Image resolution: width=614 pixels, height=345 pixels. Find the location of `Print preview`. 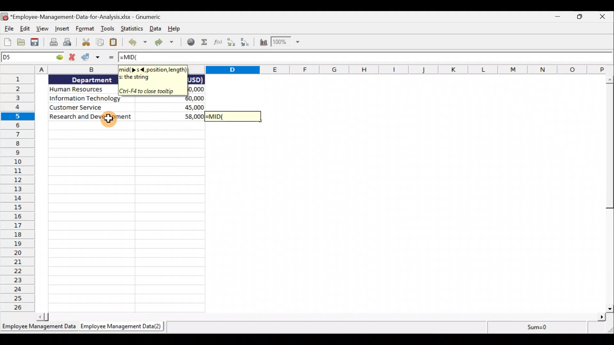

Print preview is located at coordinates (70, 43).